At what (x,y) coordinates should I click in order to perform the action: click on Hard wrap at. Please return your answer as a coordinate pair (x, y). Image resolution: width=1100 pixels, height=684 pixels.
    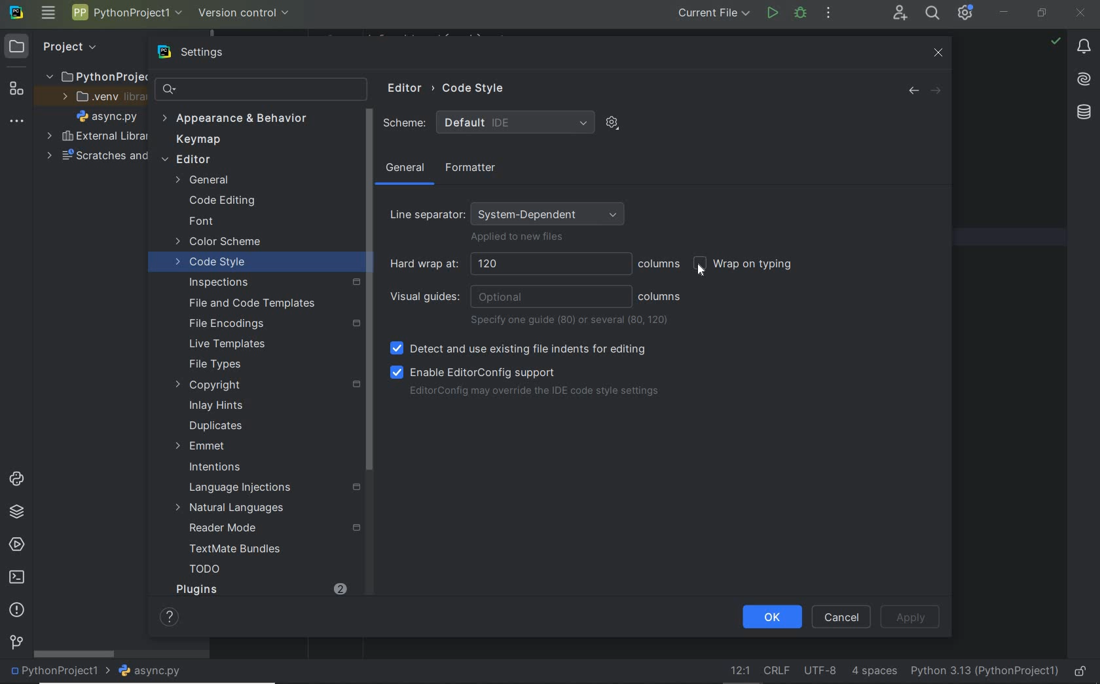
    Looking at the image, I should click on (509, 264).